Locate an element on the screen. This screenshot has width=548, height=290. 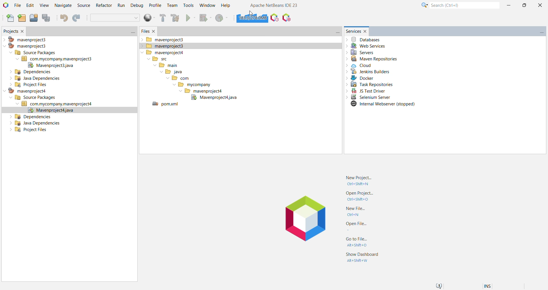
Task Repositories is located at coordinates (370, 85).